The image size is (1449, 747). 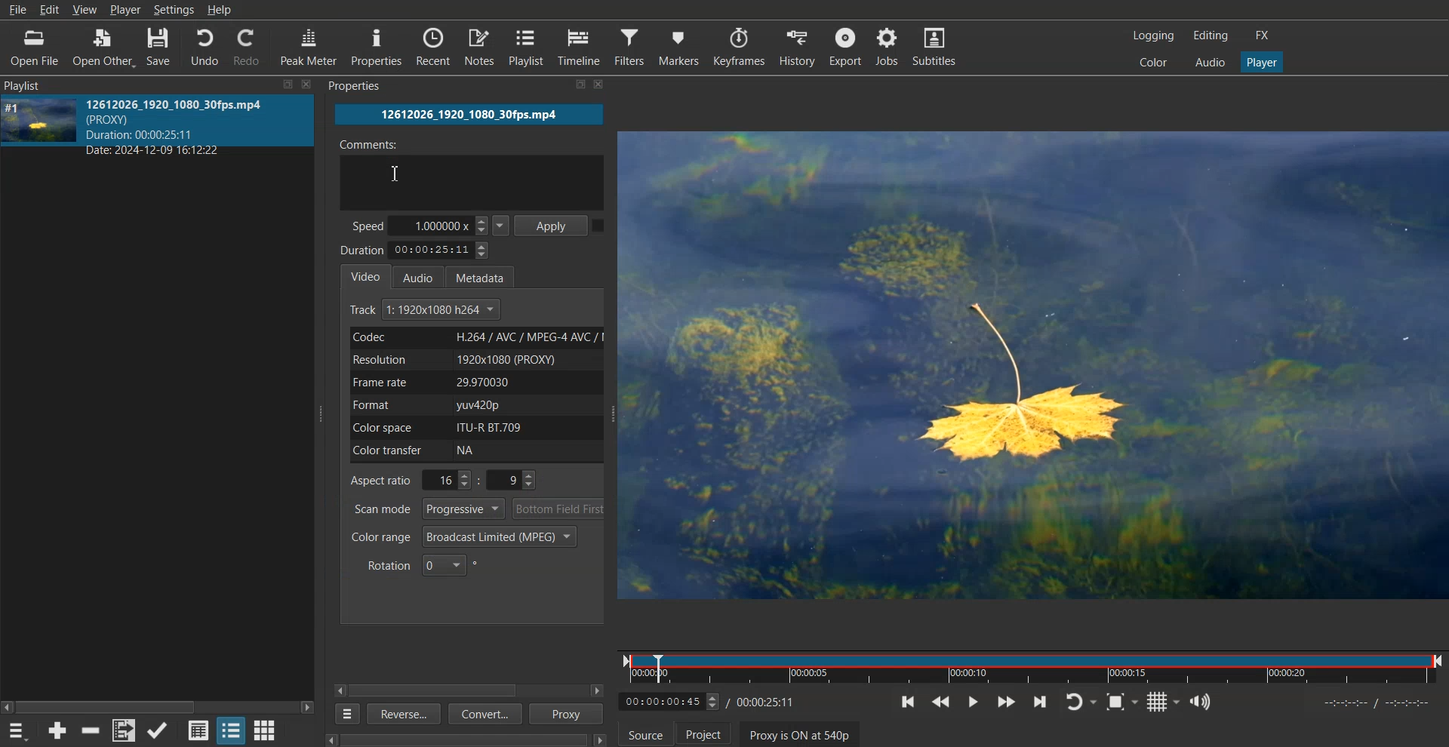 I want to click on File, so click(x=17, y=10).